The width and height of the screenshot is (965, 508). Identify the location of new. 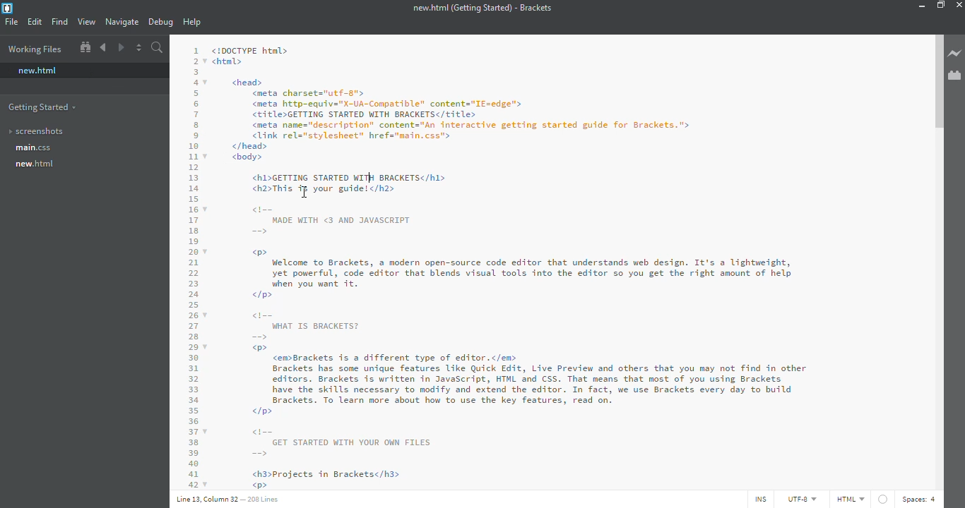
(37, 164).